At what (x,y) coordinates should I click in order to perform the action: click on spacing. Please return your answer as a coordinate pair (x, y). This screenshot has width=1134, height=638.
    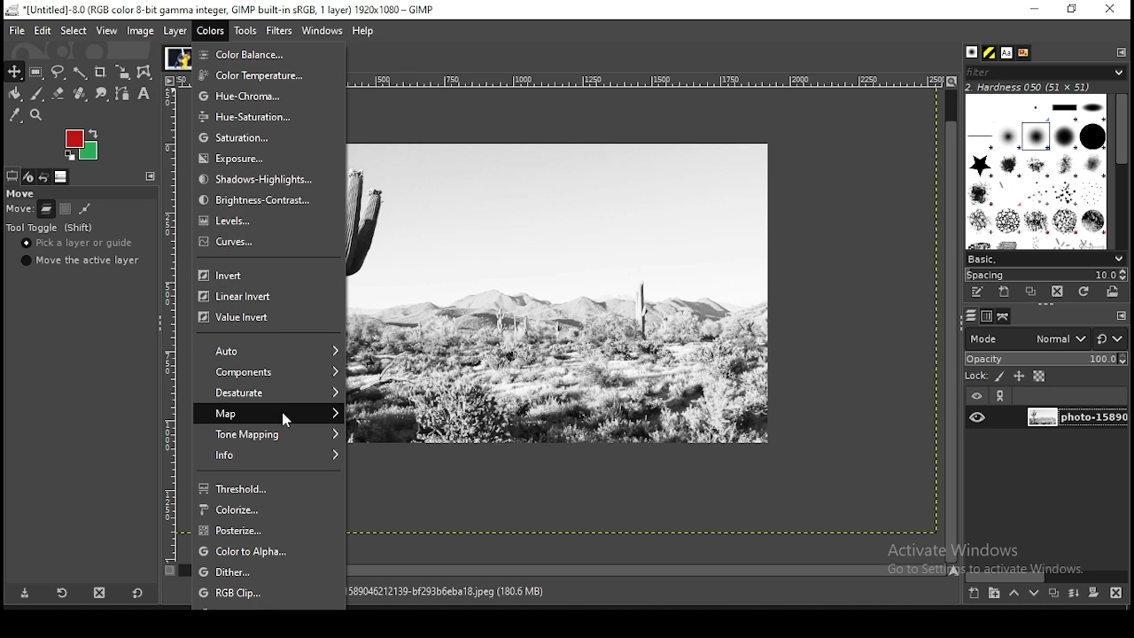
    Looking at the image, I should click on (1045, 275).